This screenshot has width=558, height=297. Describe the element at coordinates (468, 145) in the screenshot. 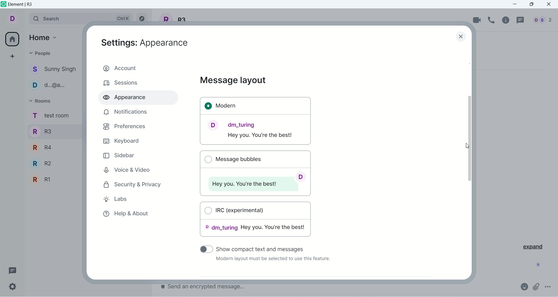

I see `cursor` at that location.